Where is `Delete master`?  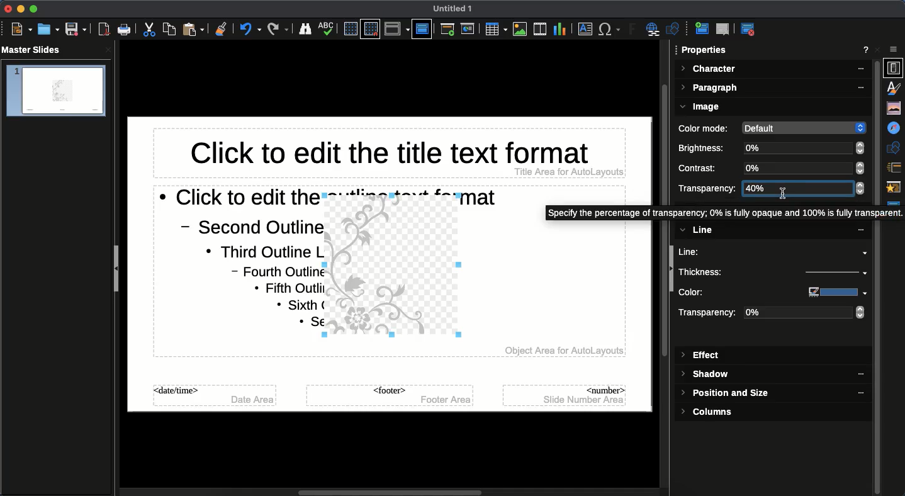
Delete master is located at coordinates (723, 29).